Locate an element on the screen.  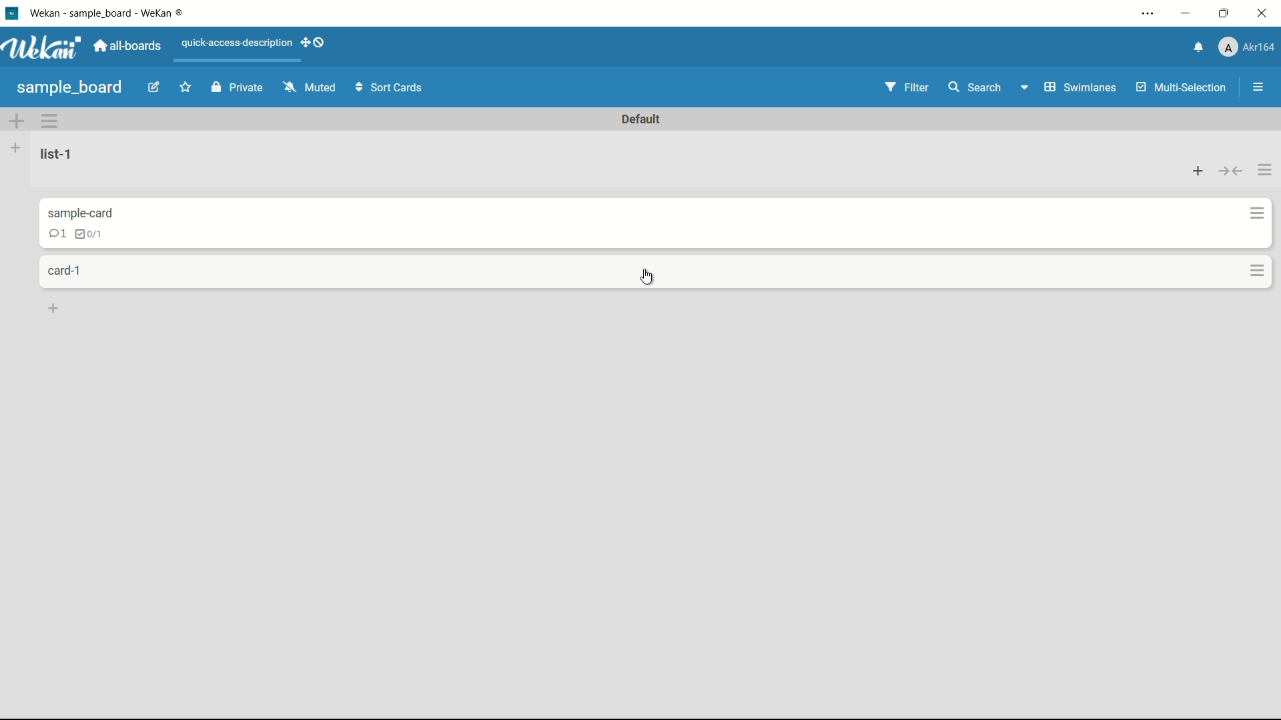
list-1 is located at coordinates (57, 155).